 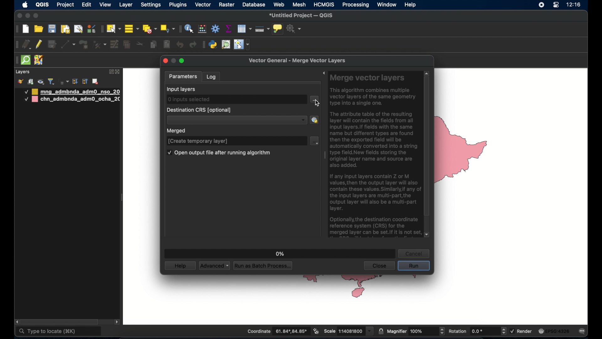 What do you see at coordinates (214, 266) in the screenshot?
I see `advanced` at bounding box center [214, 266].